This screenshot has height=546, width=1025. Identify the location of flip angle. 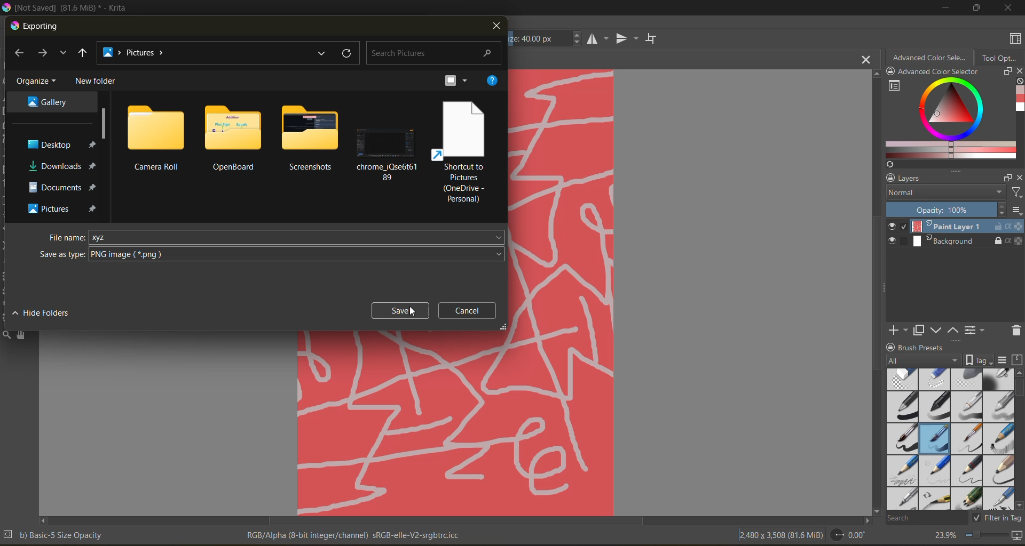
(848, 535).